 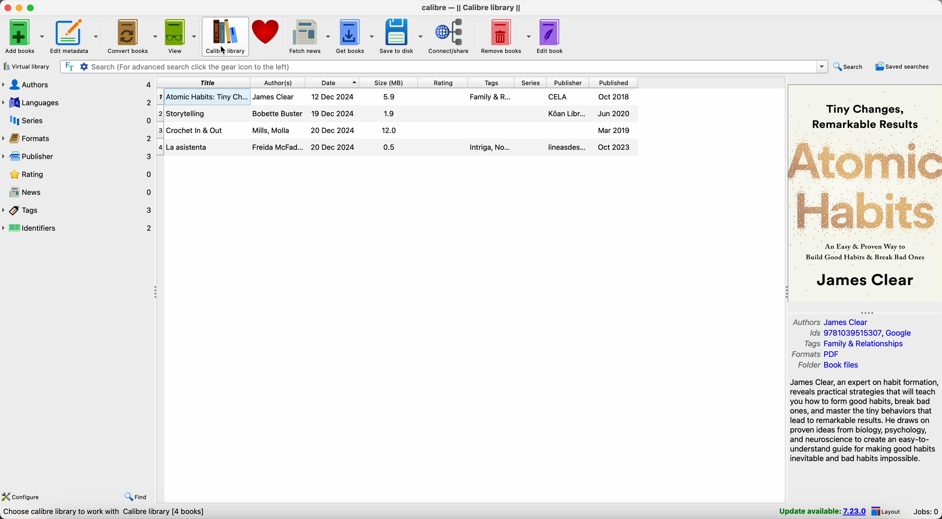 I want to click on Choose Calibre library to work with Calibre library [4 books], so click(x=107, y=513).